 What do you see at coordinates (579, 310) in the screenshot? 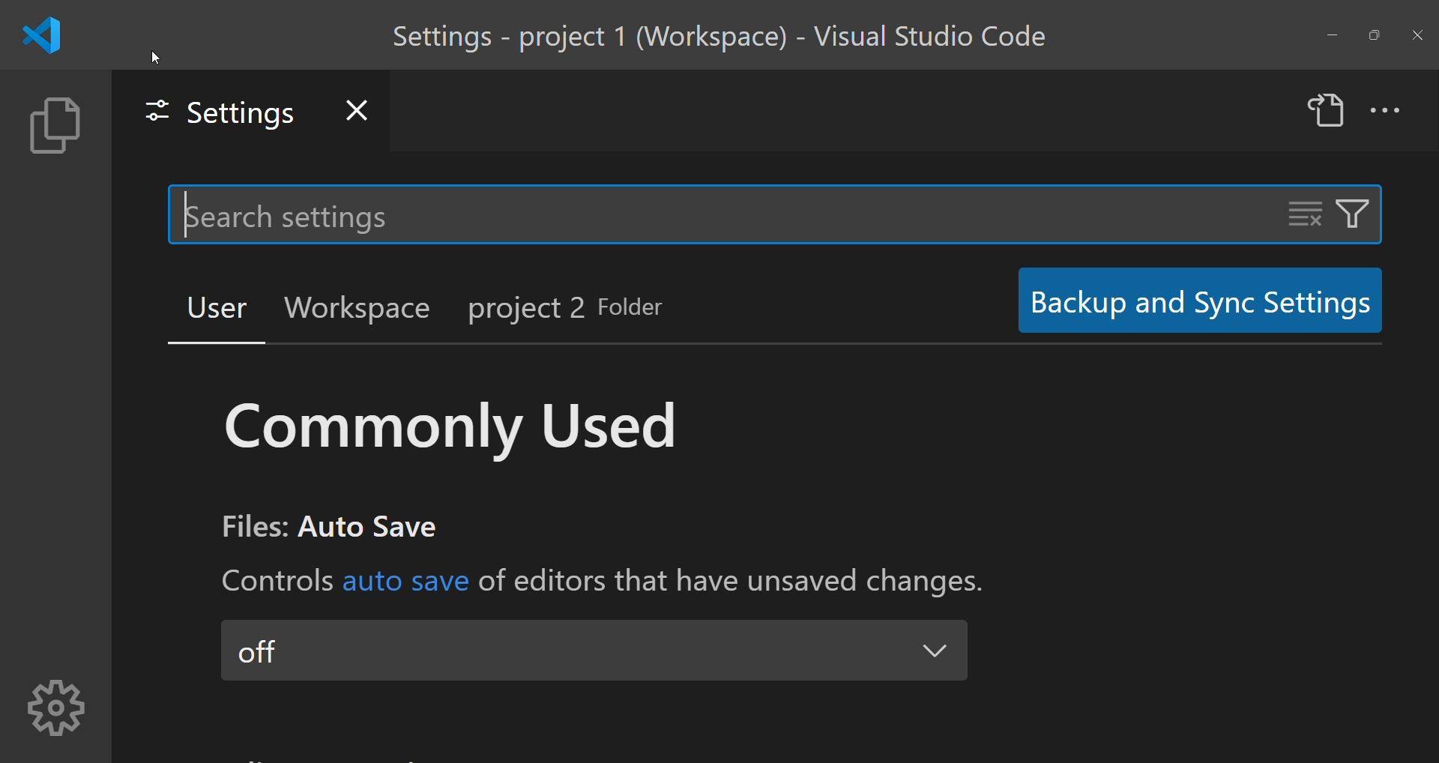
I see `project 2 folder` at bounding box center [579, 310].